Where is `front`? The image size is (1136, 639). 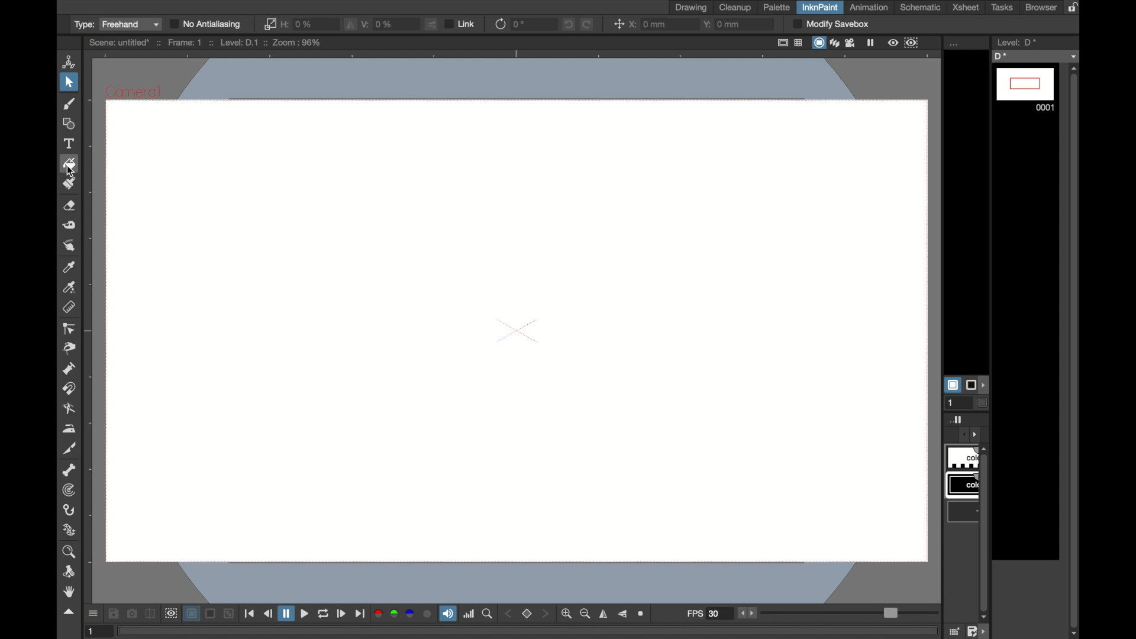 front is located at coordinates (548, 613).